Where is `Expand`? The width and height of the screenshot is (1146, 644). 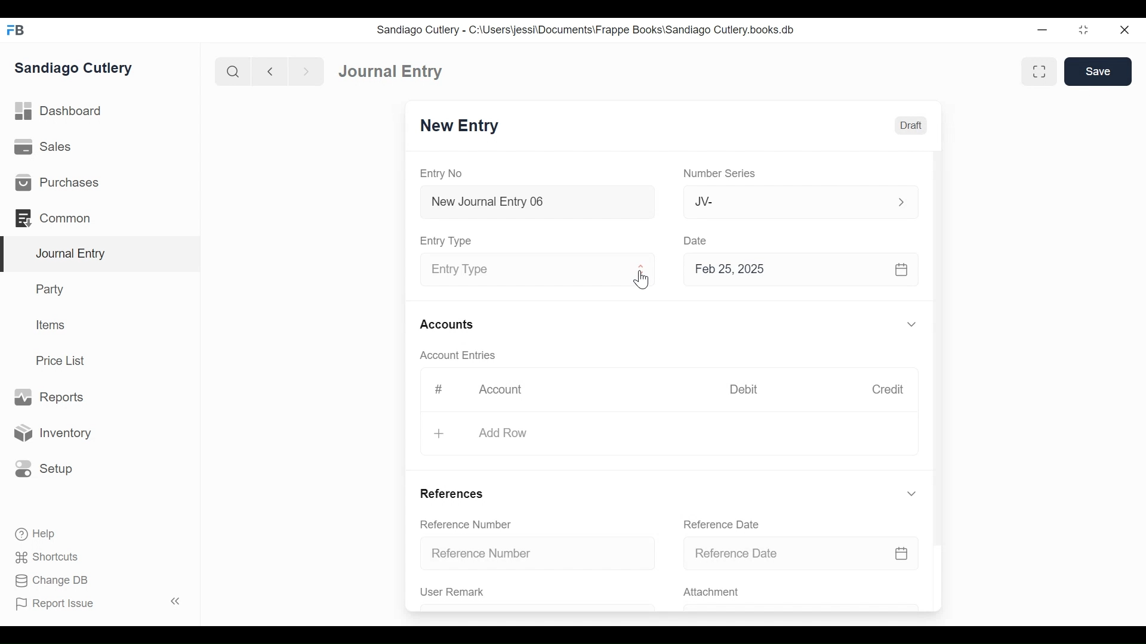
Expand is located at coordinates (901, 202).